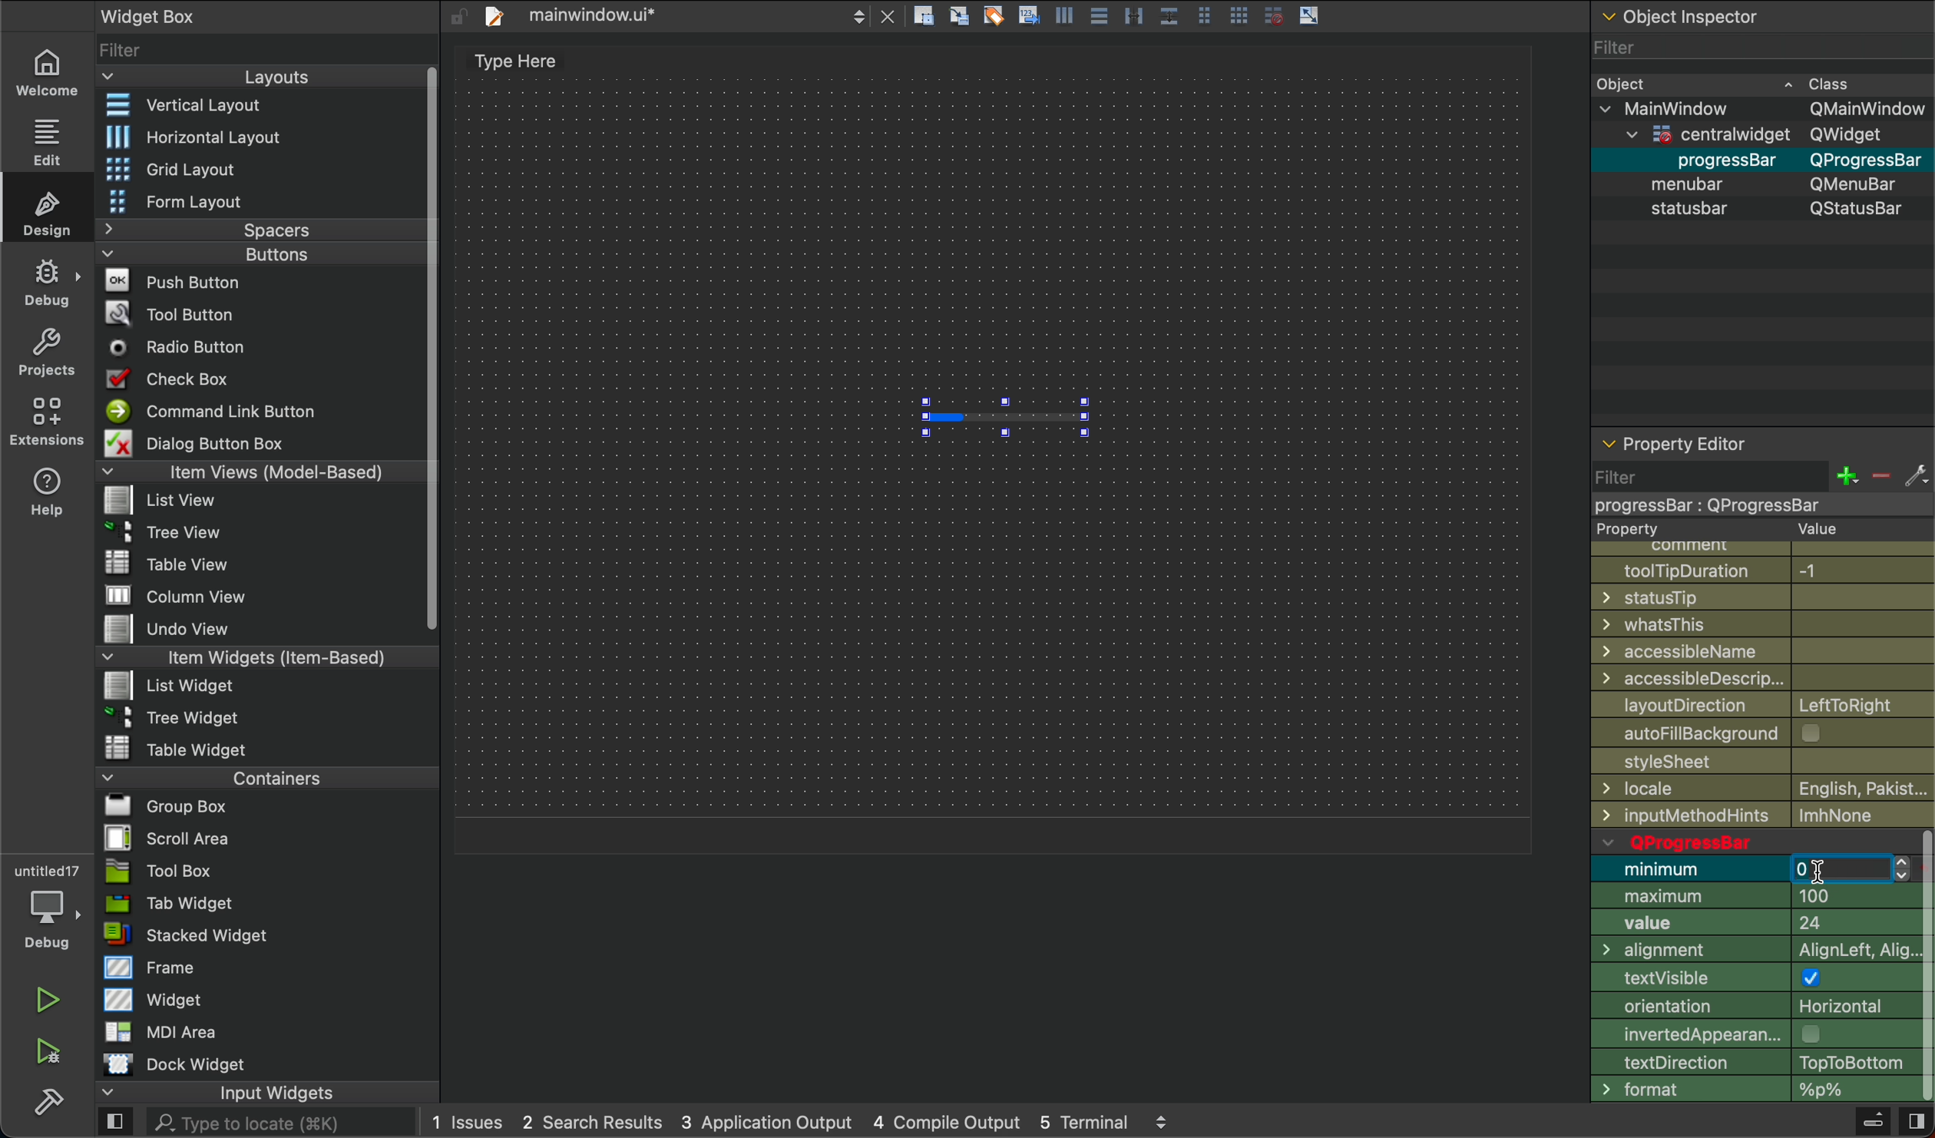  I want to click on Name Access, so click(1762, 651).